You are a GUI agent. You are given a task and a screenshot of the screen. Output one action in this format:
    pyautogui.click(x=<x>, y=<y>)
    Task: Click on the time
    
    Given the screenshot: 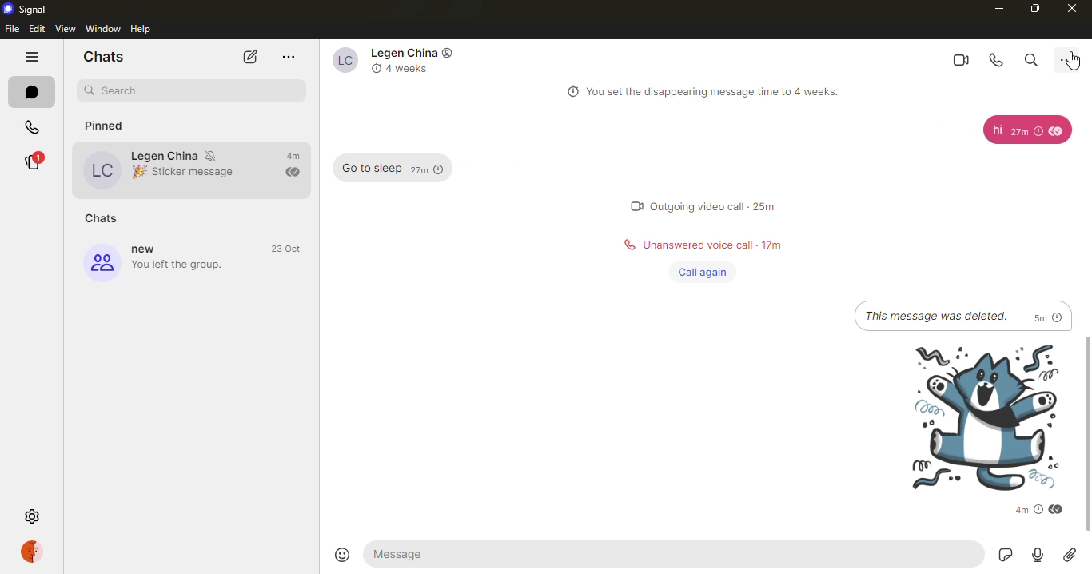 What is the action you would take?
    pyautogui.click(x=1022, y=510)
    